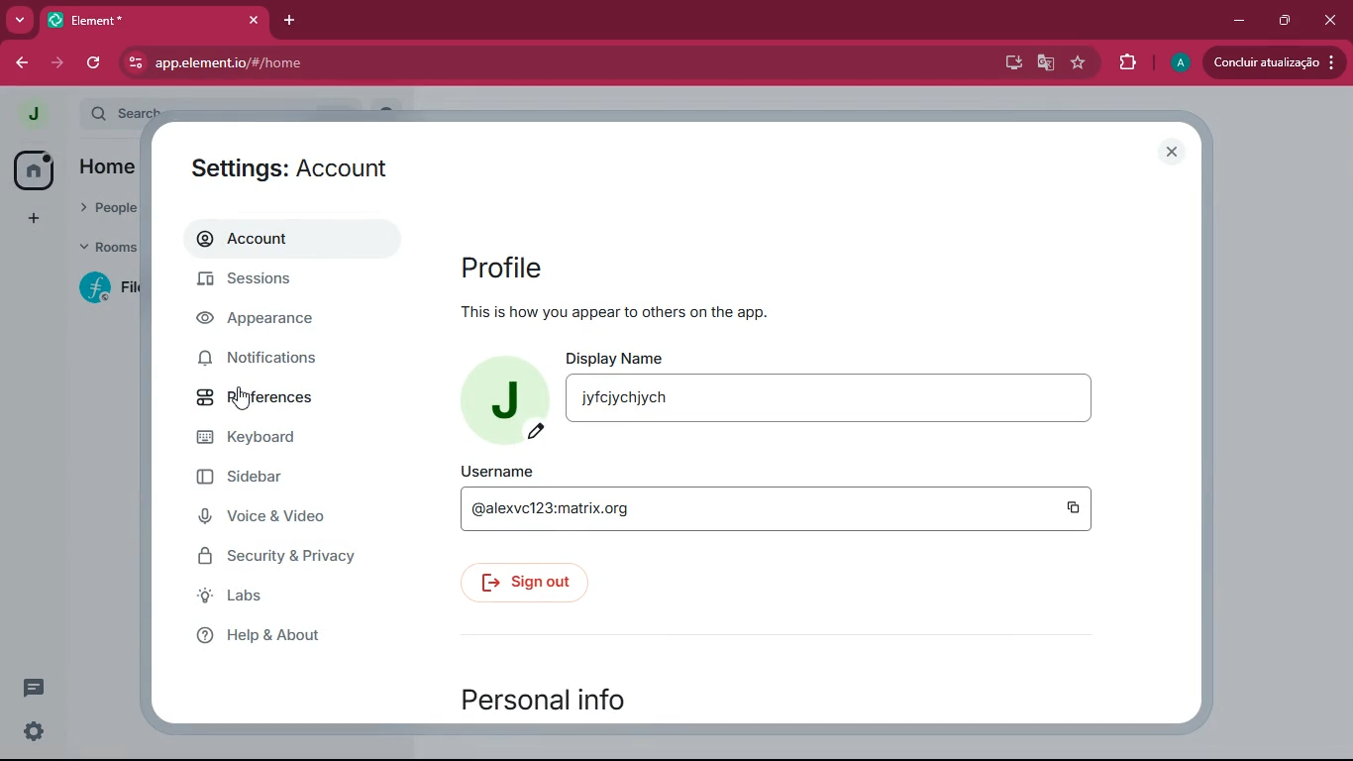  Describe the element at coordinates (277, 360) in the screenshot. I see `notifications` at that location.